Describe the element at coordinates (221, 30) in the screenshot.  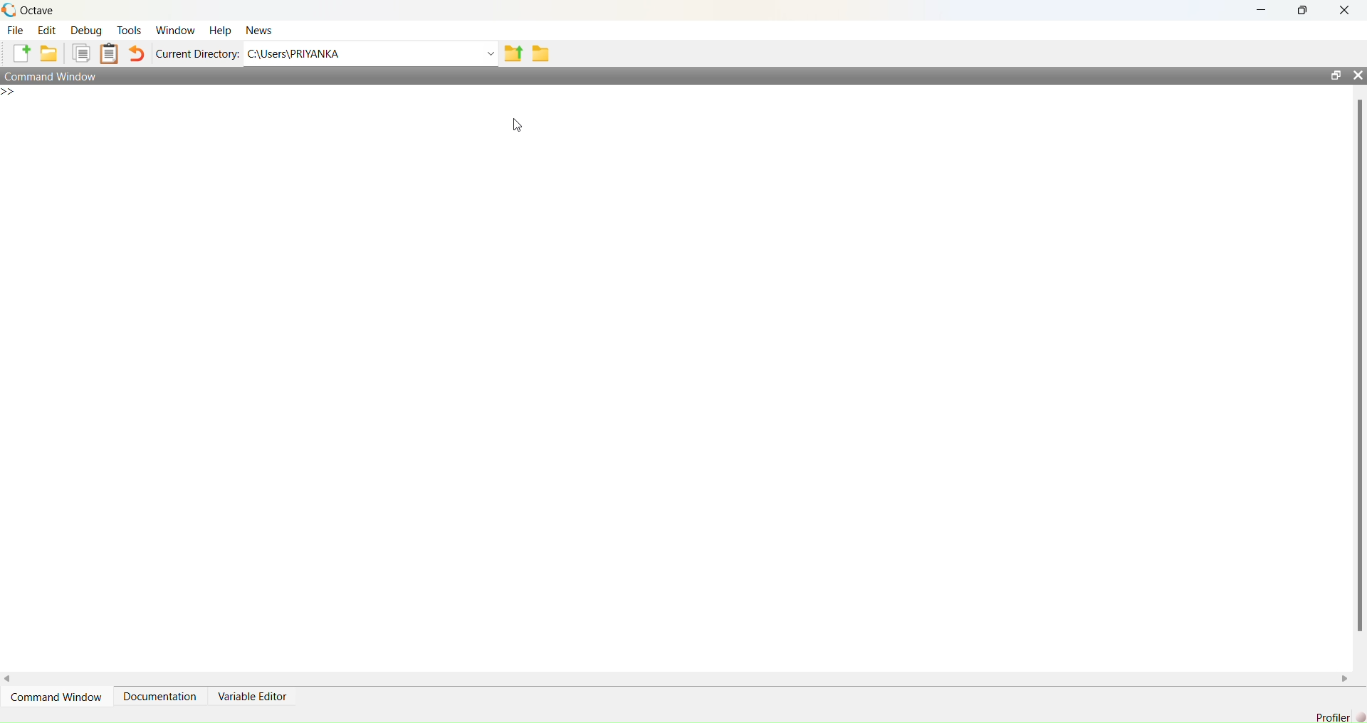
I see `Help` at that location.